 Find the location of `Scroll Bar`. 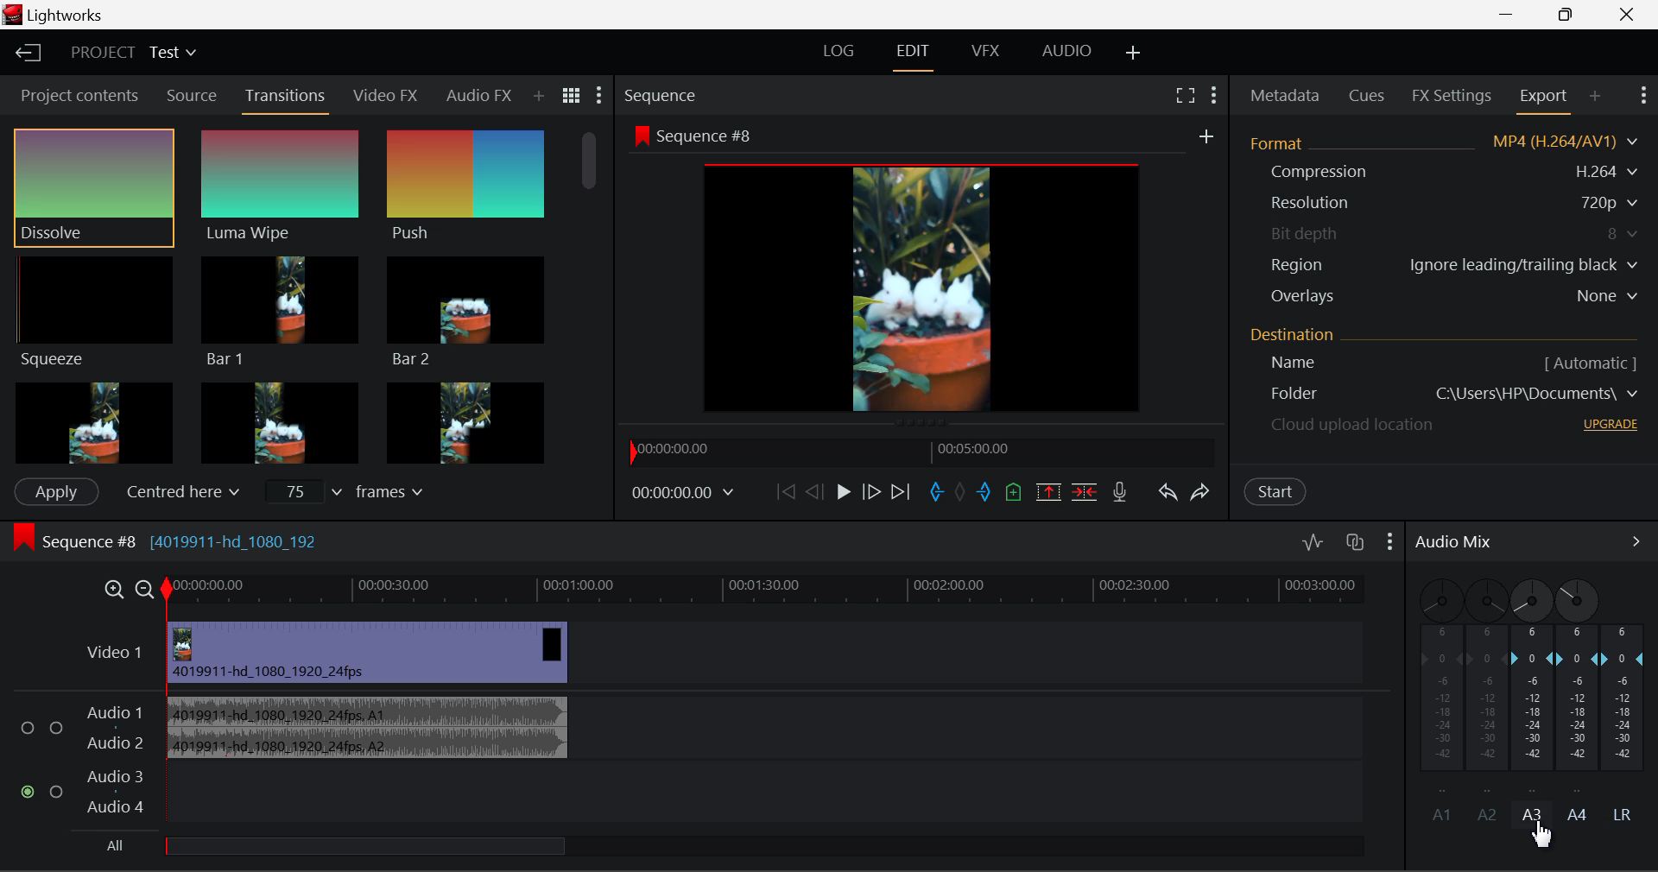

Scroll Bar is located at coordinates (586, 295).